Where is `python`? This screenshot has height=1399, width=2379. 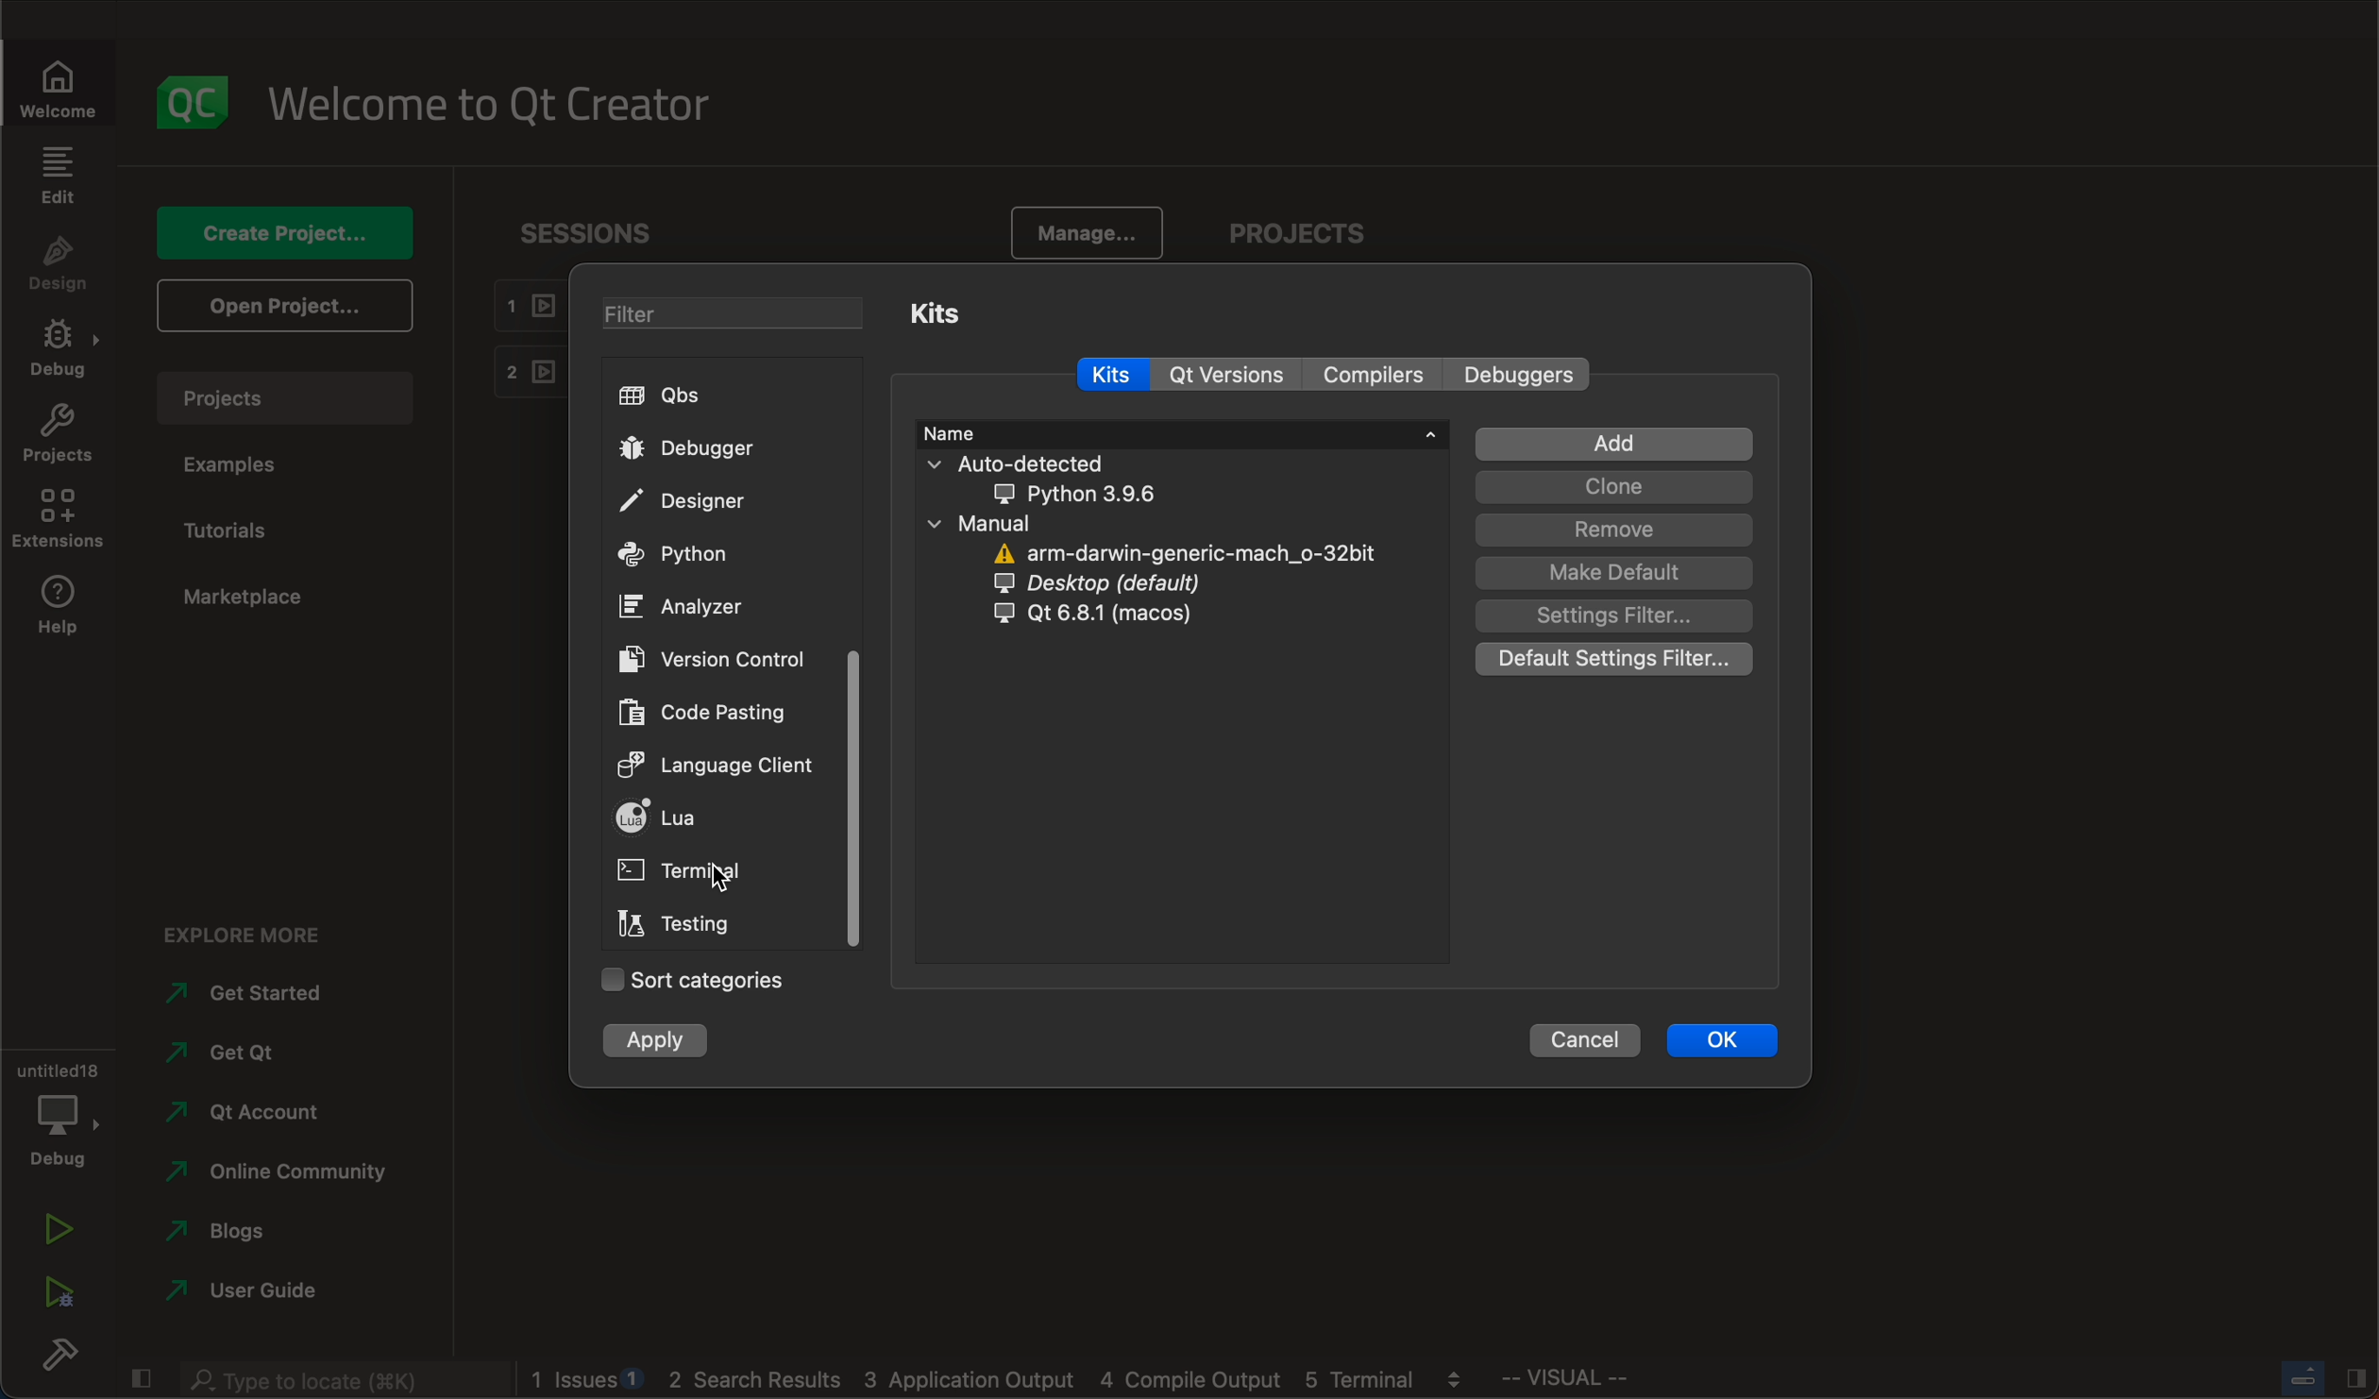
python is located at coordinates (686, 556).